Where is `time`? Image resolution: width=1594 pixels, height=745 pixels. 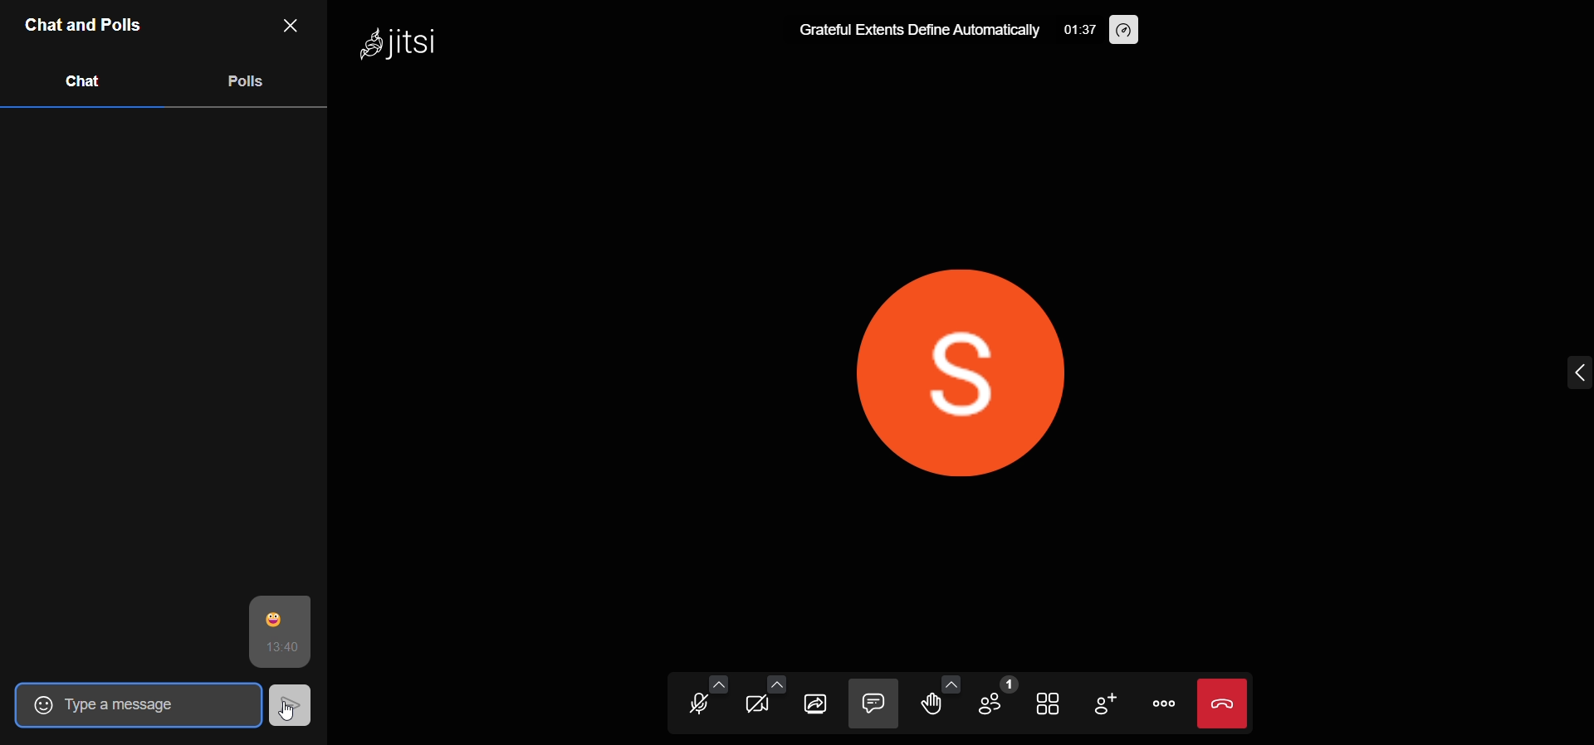
time is located at coordinates (1078, 28).